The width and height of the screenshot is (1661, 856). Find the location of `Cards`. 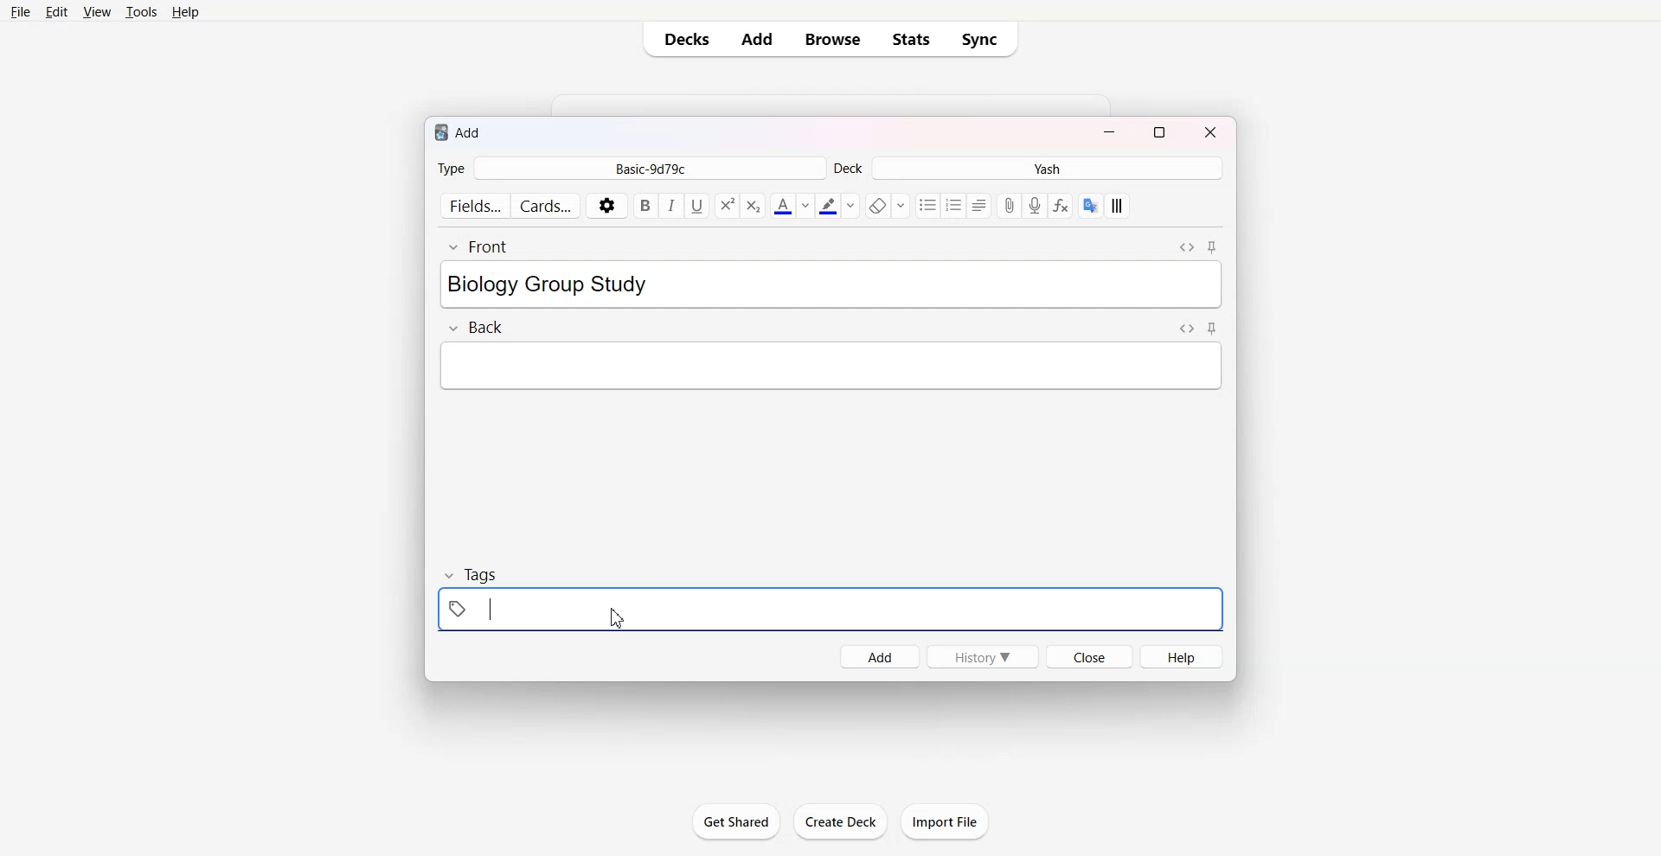

Cards is located at coordinates (547, 204).